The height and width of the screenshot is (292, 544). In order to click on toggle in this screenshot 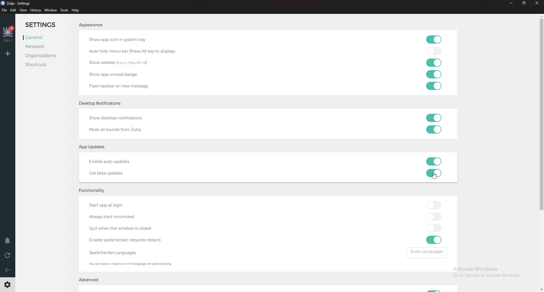, I will do `click(433, 40)`.